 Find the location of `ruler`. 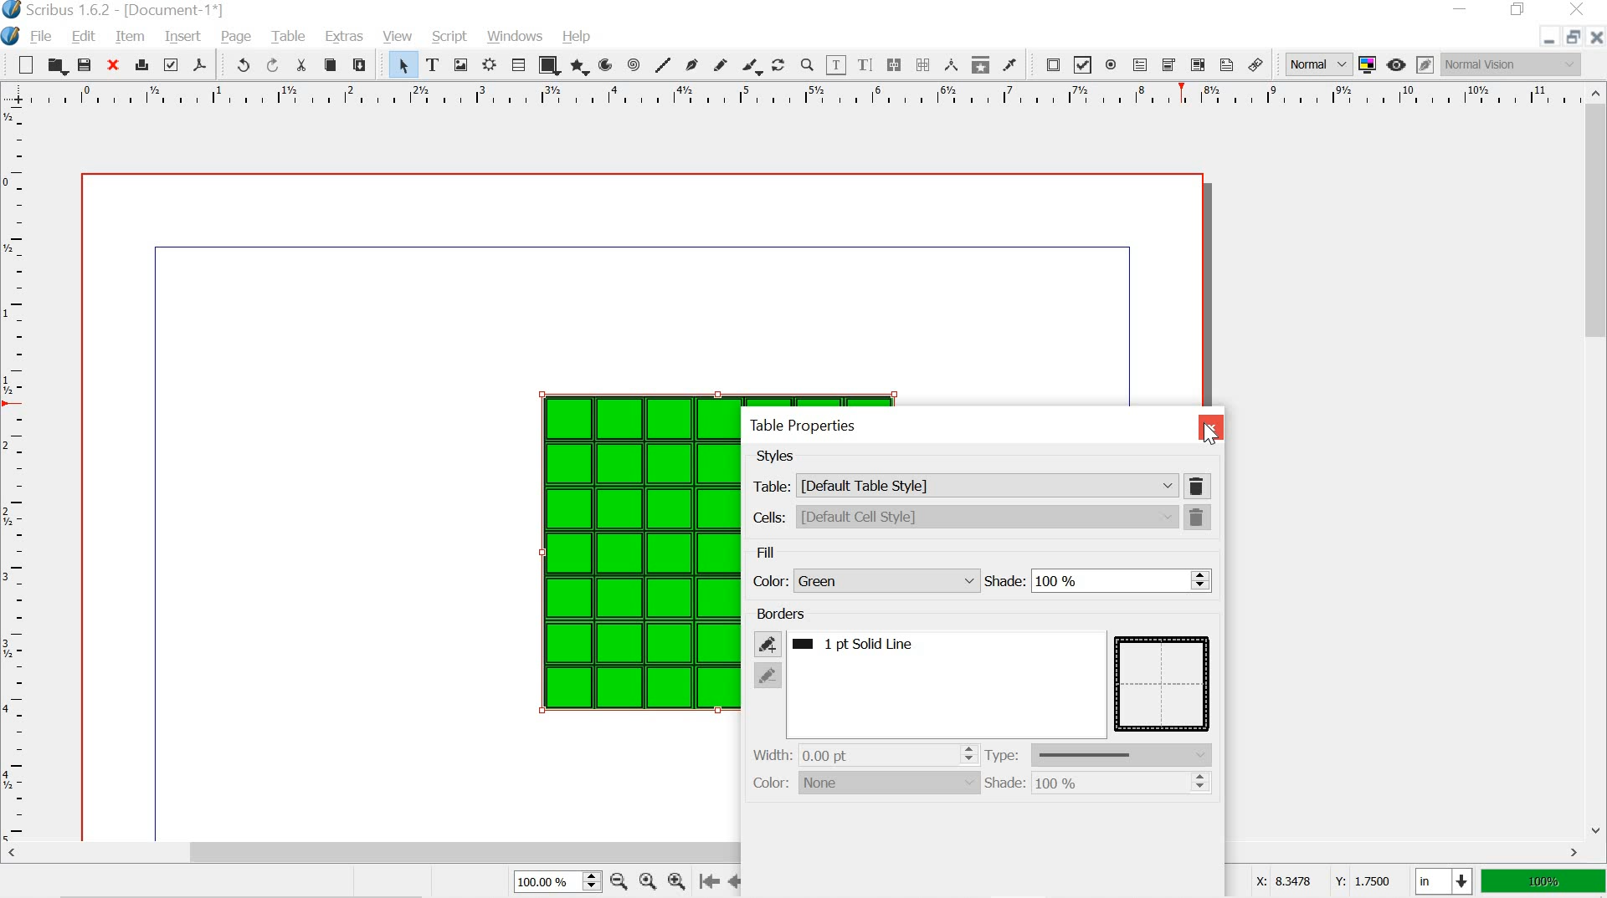

ruler is located at coordinates (16, 470).